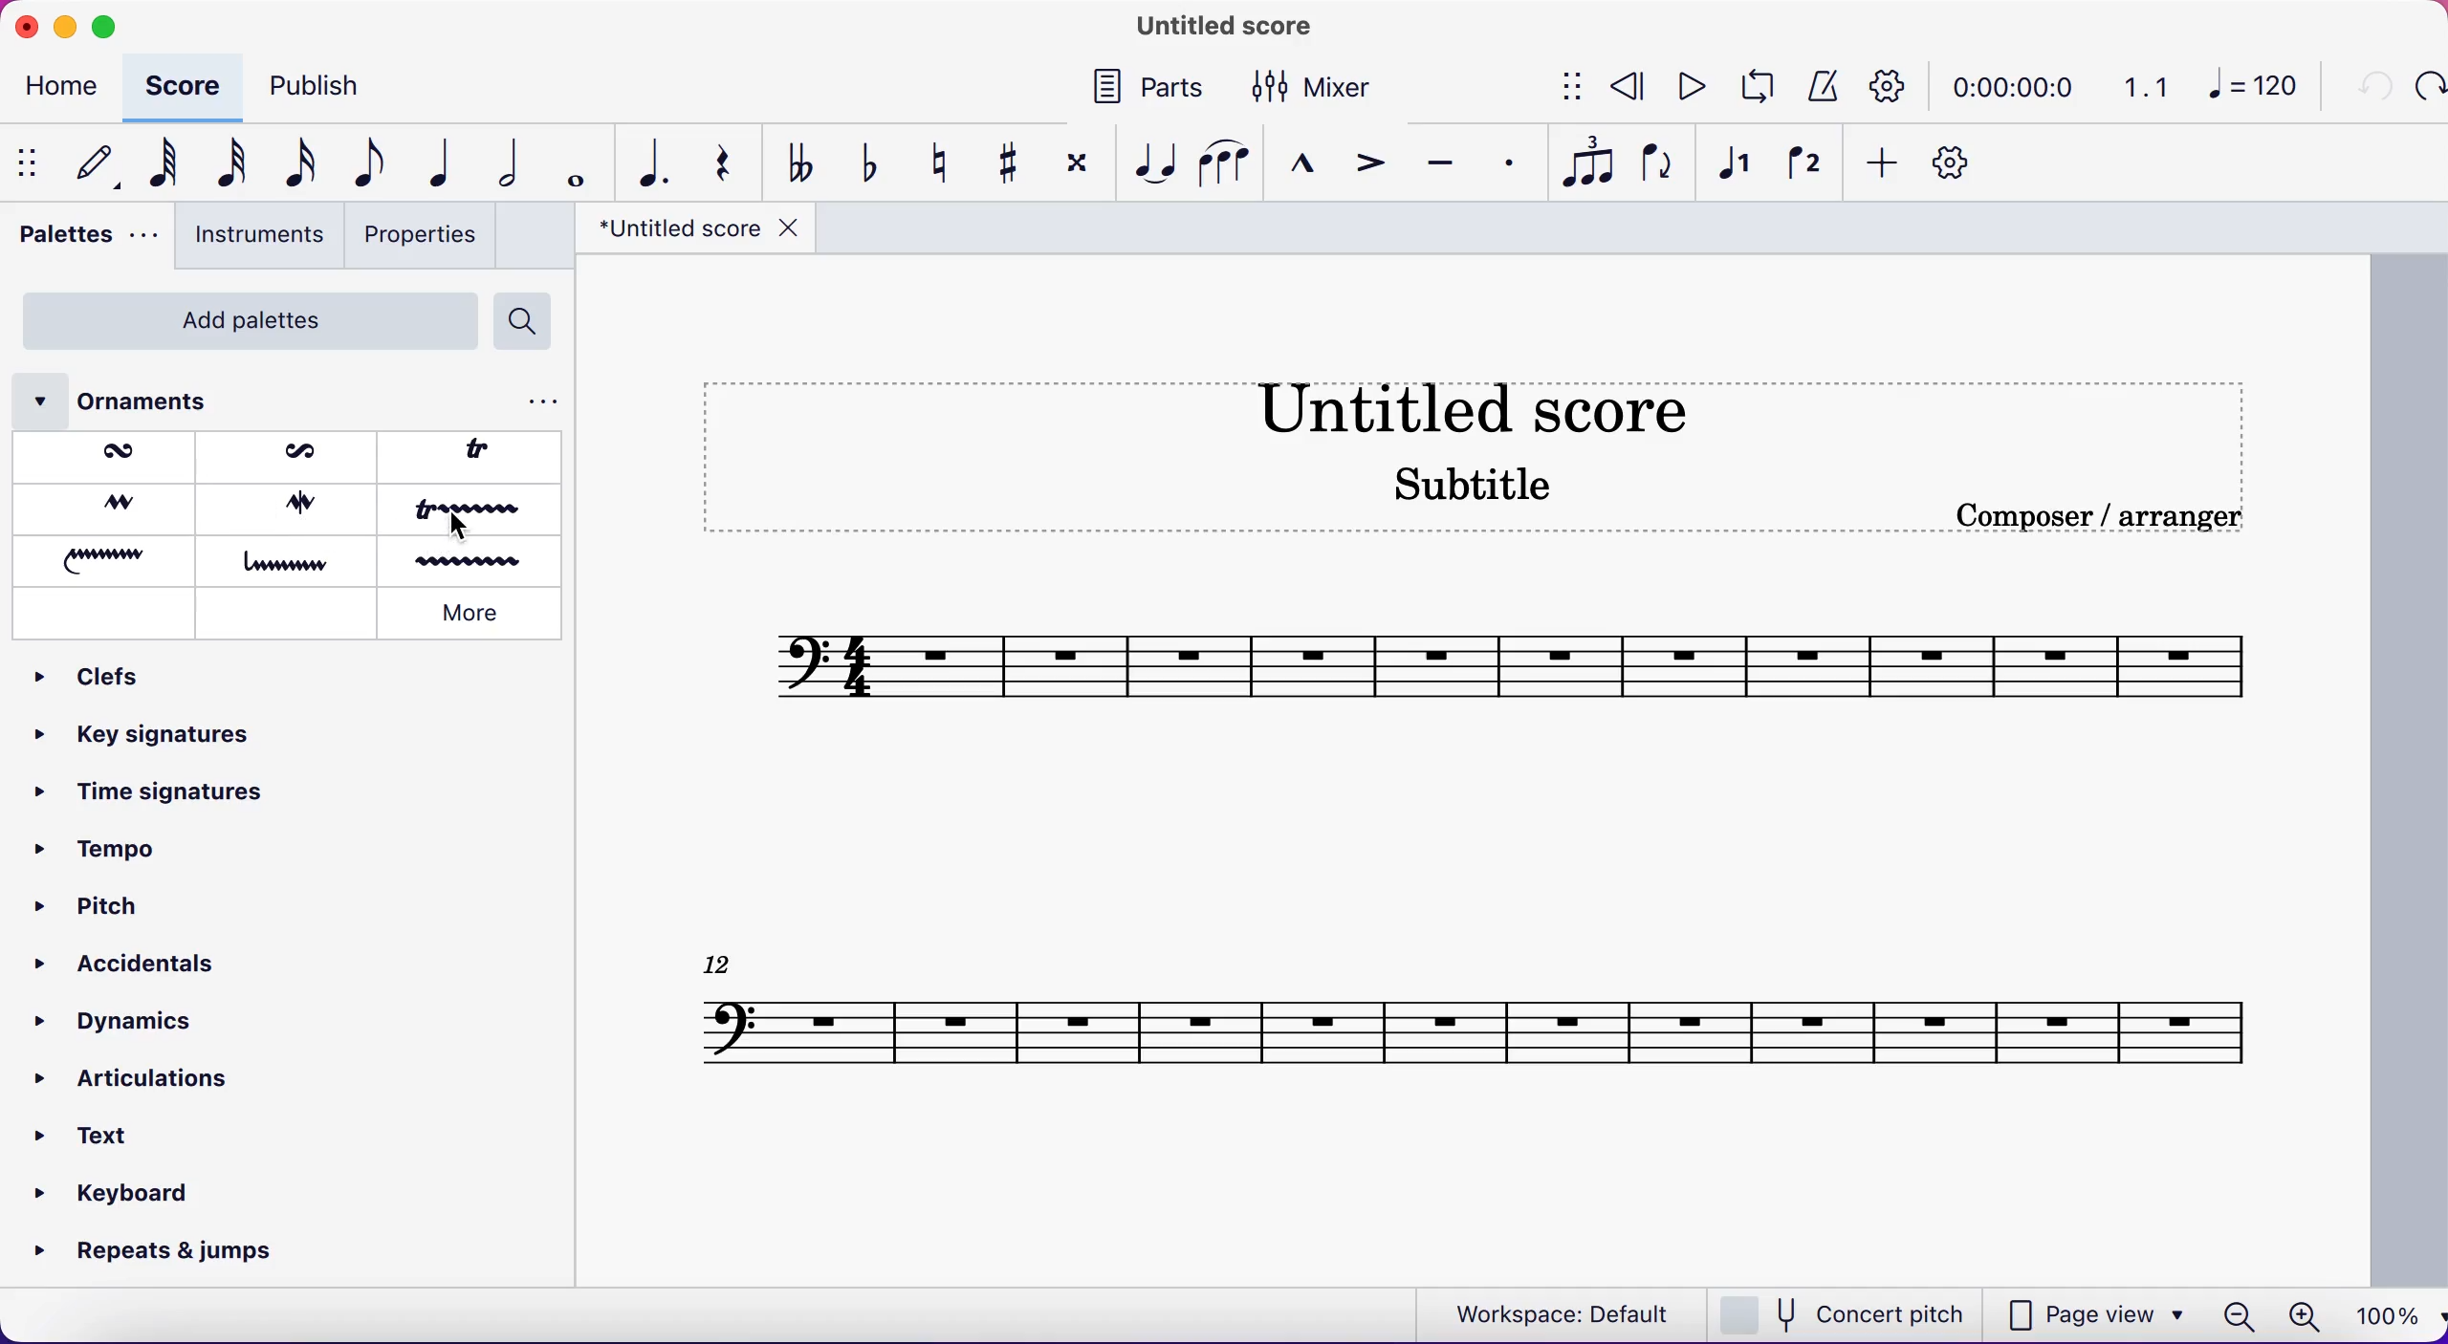  Describe the element at coordinates (531, 322) in the screenshot. I see `search` at that location.